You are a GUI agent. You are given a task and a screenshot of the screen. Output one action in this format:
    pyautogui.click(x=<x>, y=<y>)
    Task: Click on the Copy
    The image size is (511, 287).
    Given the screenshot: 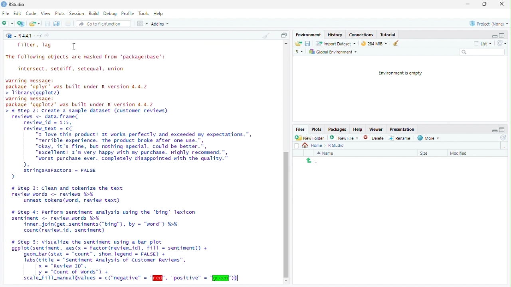 What is the action you would take?
    pyautogui.click(x=284, y=35)
    